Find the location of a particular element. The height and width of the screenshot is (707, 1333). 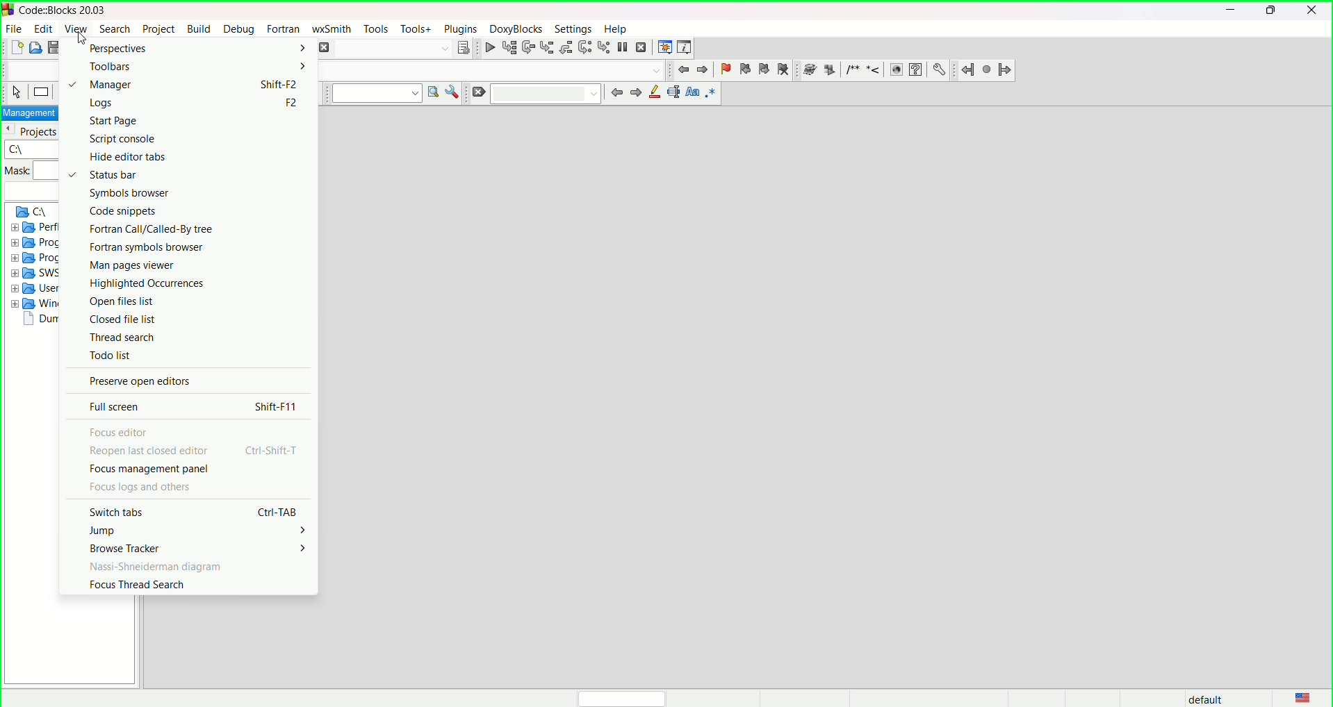

minimize/maximize is located at coordinates (1270, 11).